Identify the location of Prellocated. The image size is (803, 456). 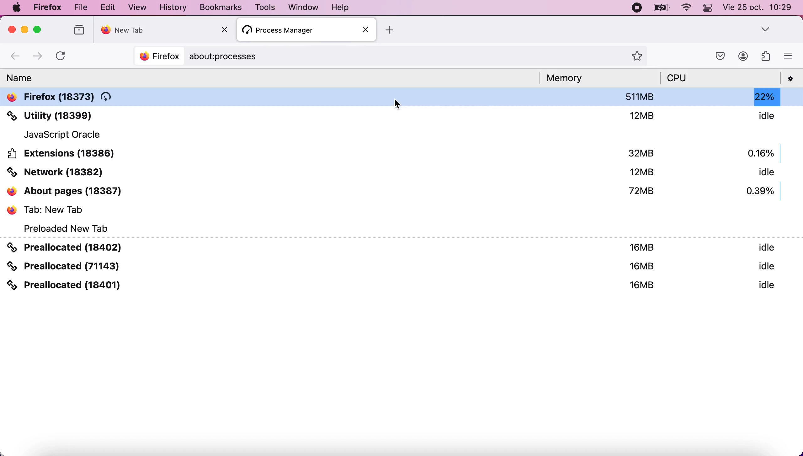
(402, 266).